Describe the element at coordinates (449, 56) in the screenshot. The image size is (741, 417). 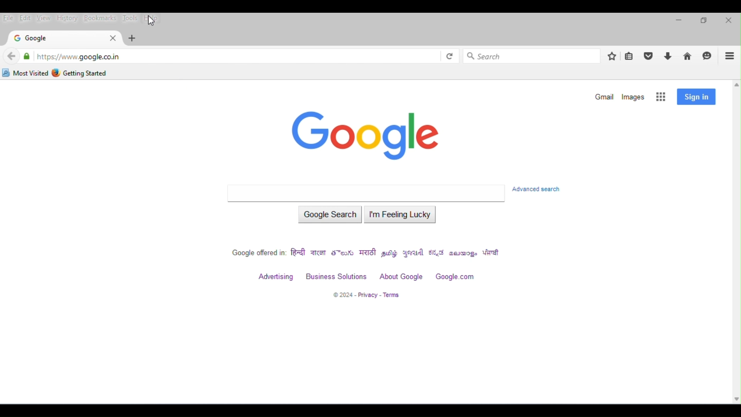
I see `refresh` at that location.